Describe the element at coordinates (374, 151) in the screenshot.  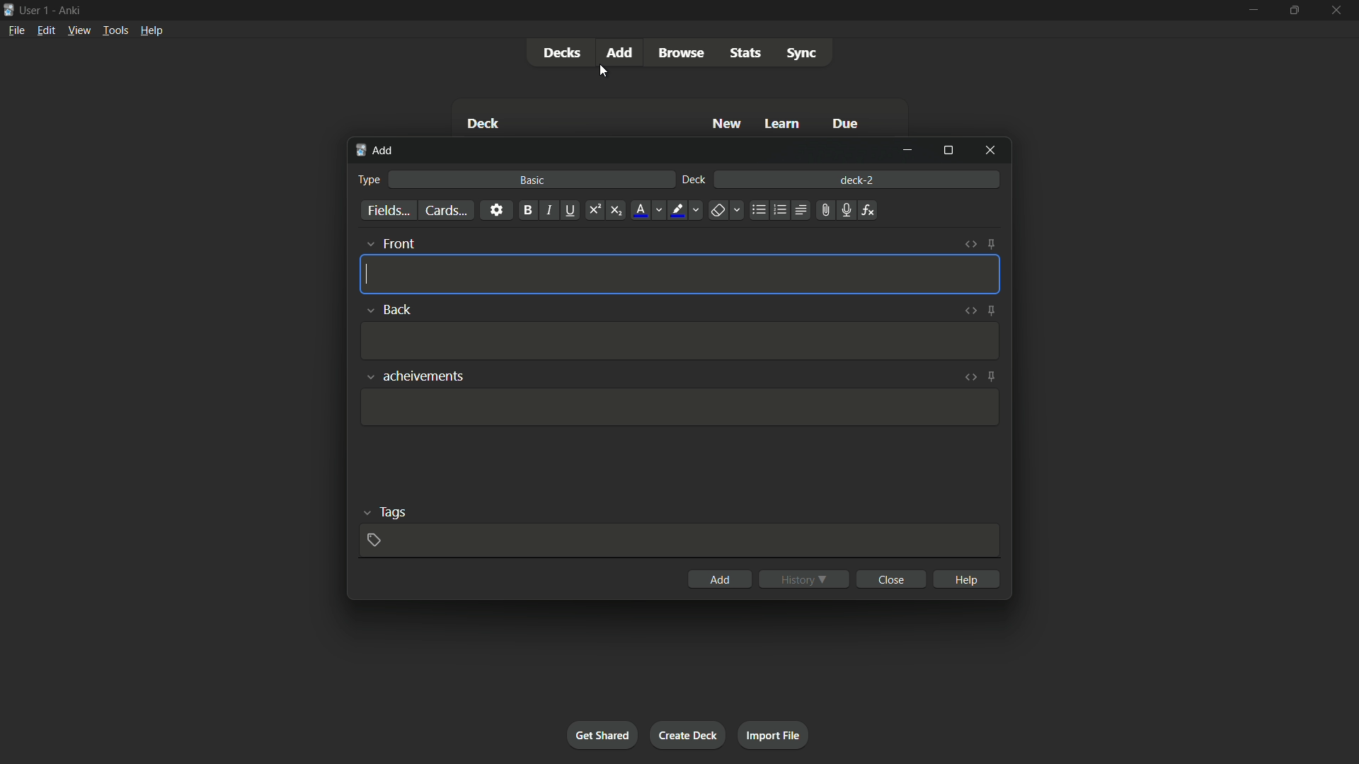
I see `add` at that location.